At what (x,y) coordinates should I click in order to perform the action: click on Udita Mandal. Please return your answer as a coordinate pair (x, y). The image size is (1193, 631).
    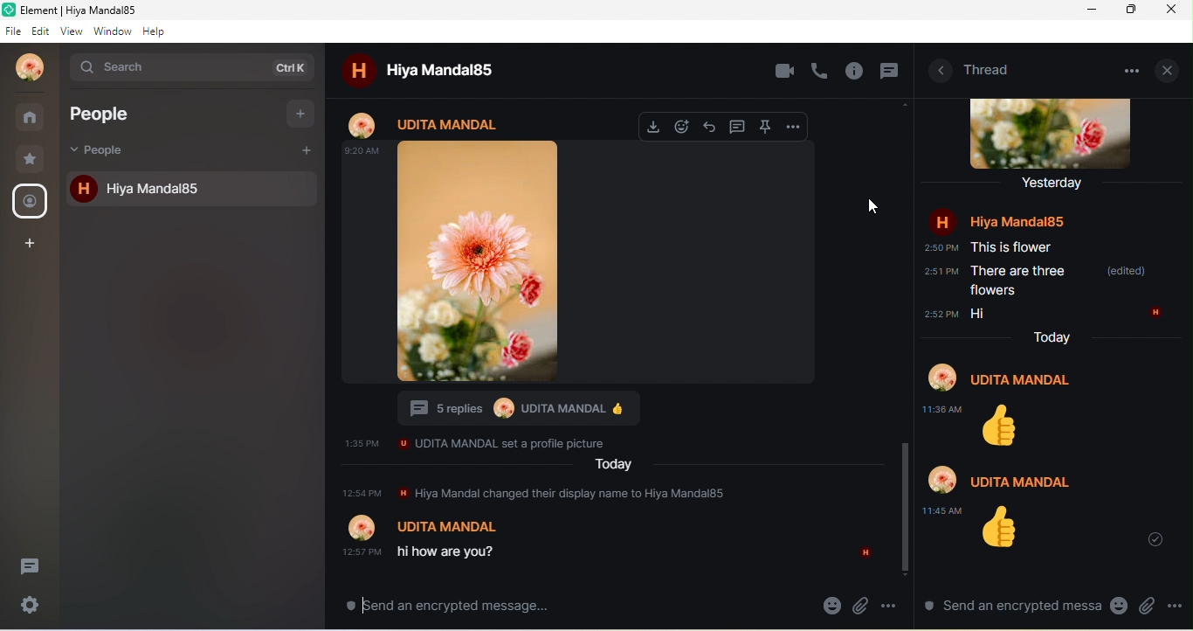
    Looking at the image, I should click on (564, 408).